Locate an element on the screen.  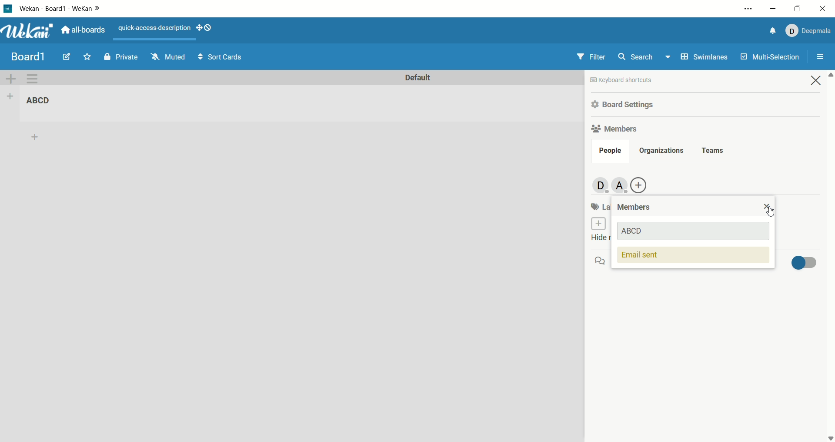
account is located at coordinates (809, 31).